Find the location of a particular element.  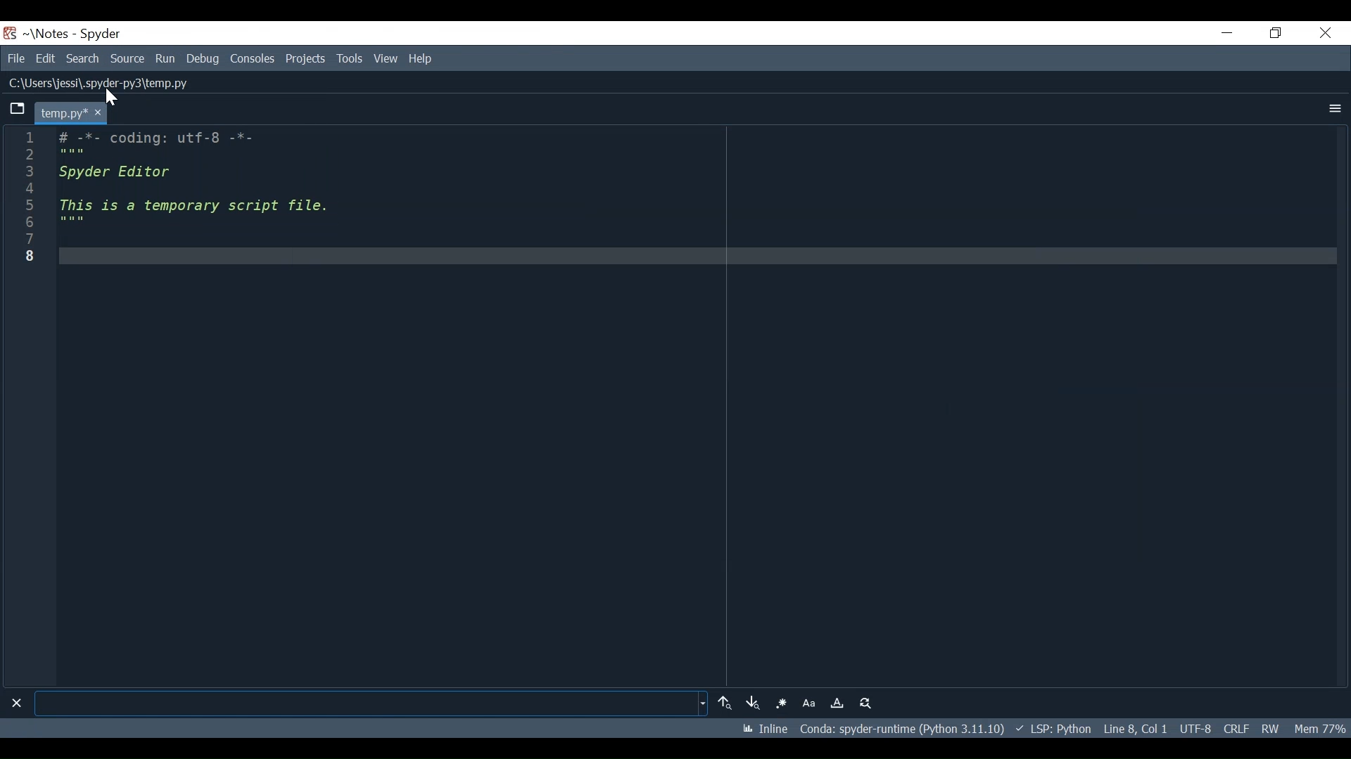

Search is located at coordinates (75, 58).